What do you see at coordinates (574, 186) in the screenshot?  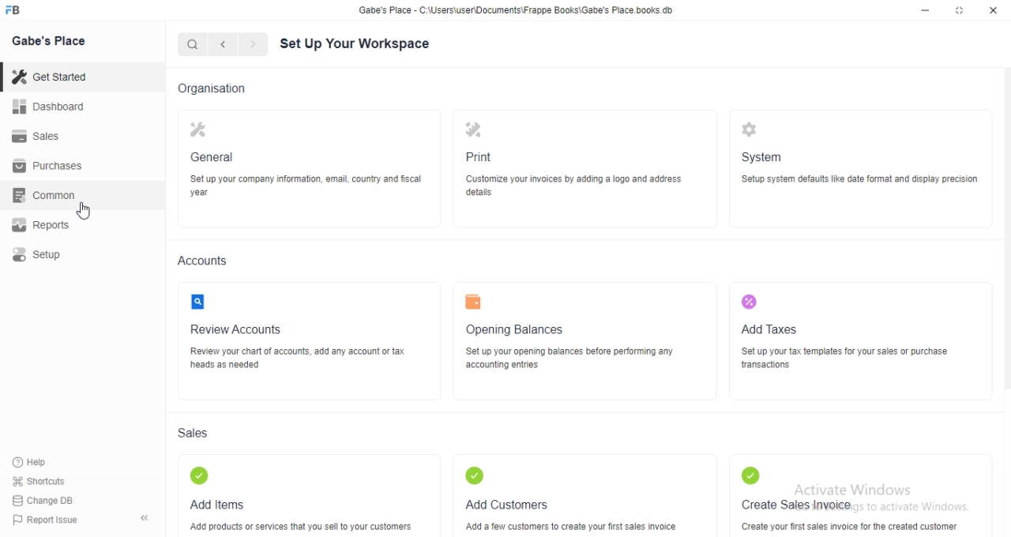 I see `‘Customeze your invoices by adding a logo and address detaits` at bounding box center [574, 186].